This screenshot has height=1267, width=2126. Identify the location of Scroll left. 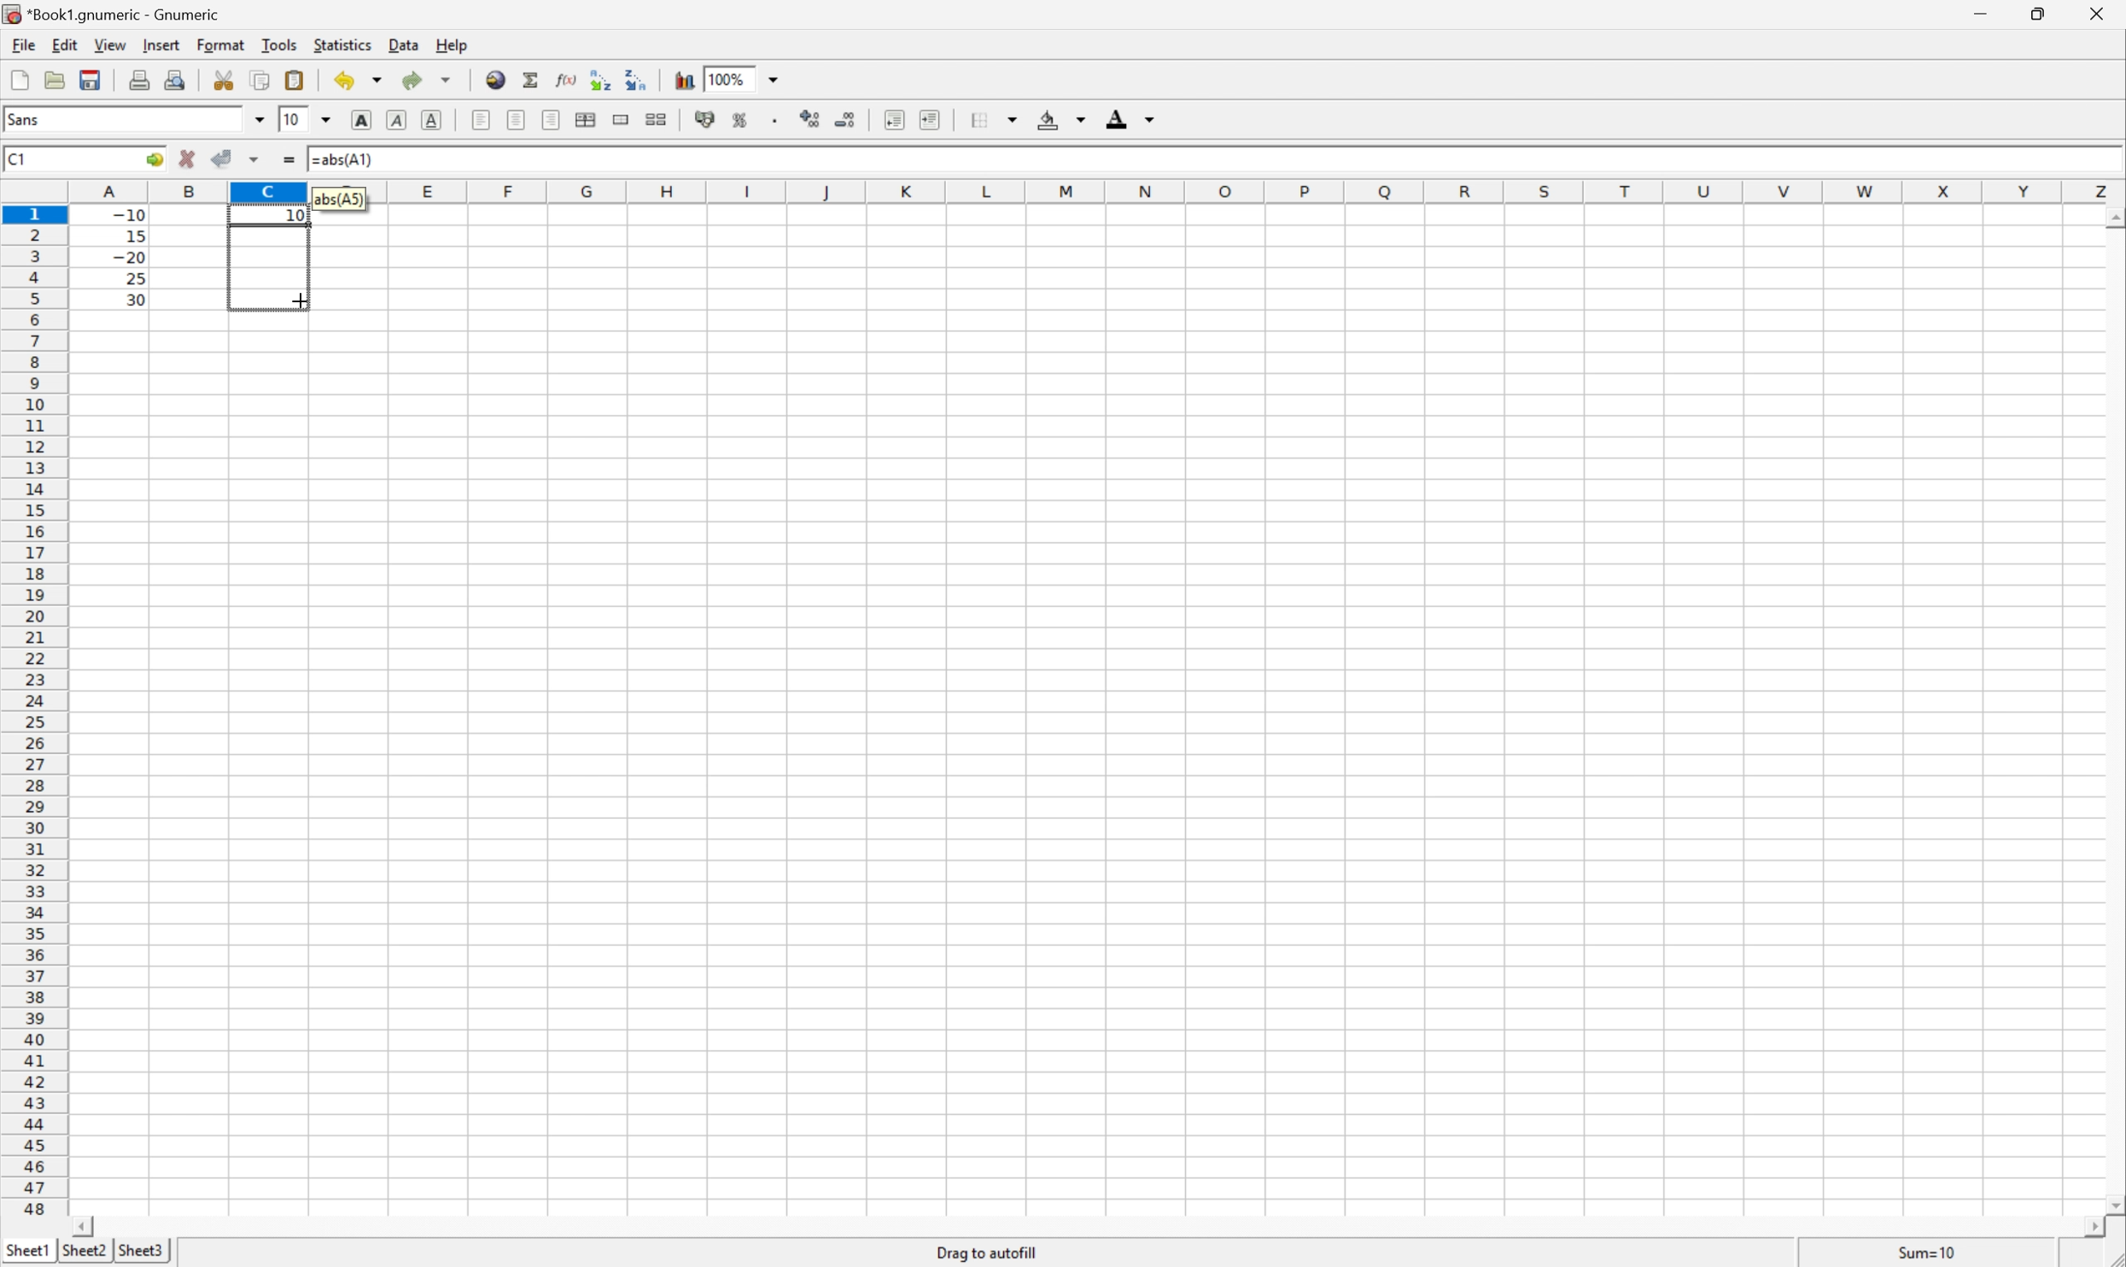
(86, 1225).